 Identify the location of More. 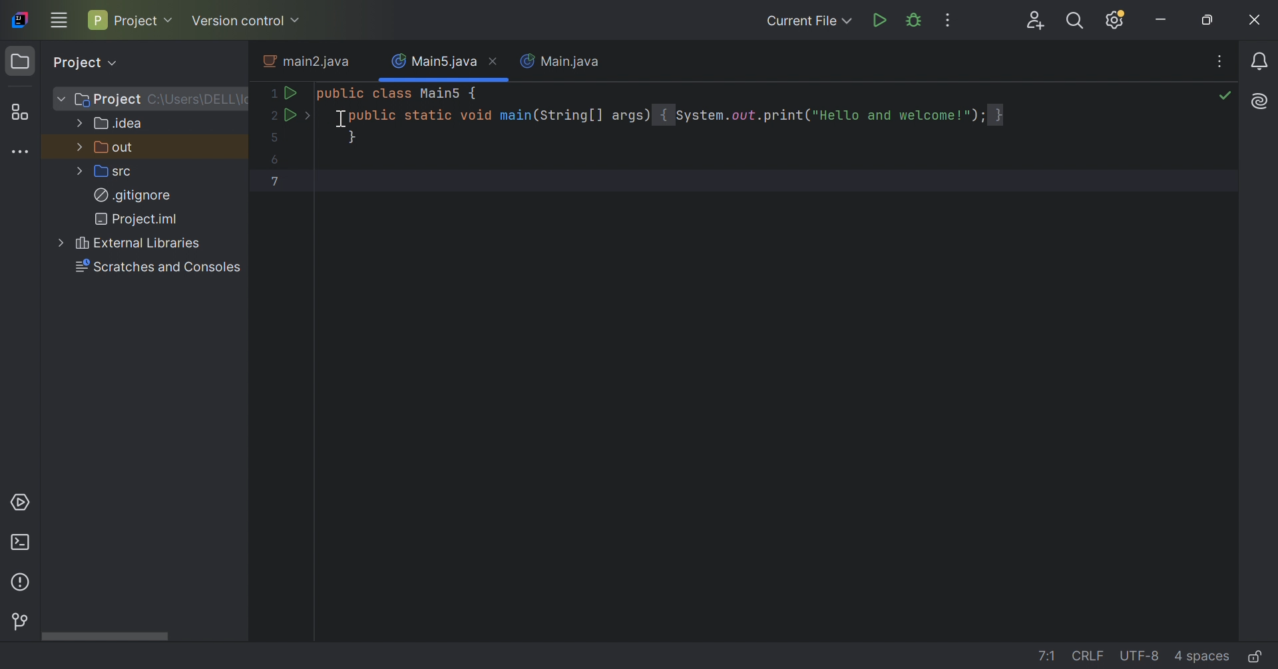
(59, 98).